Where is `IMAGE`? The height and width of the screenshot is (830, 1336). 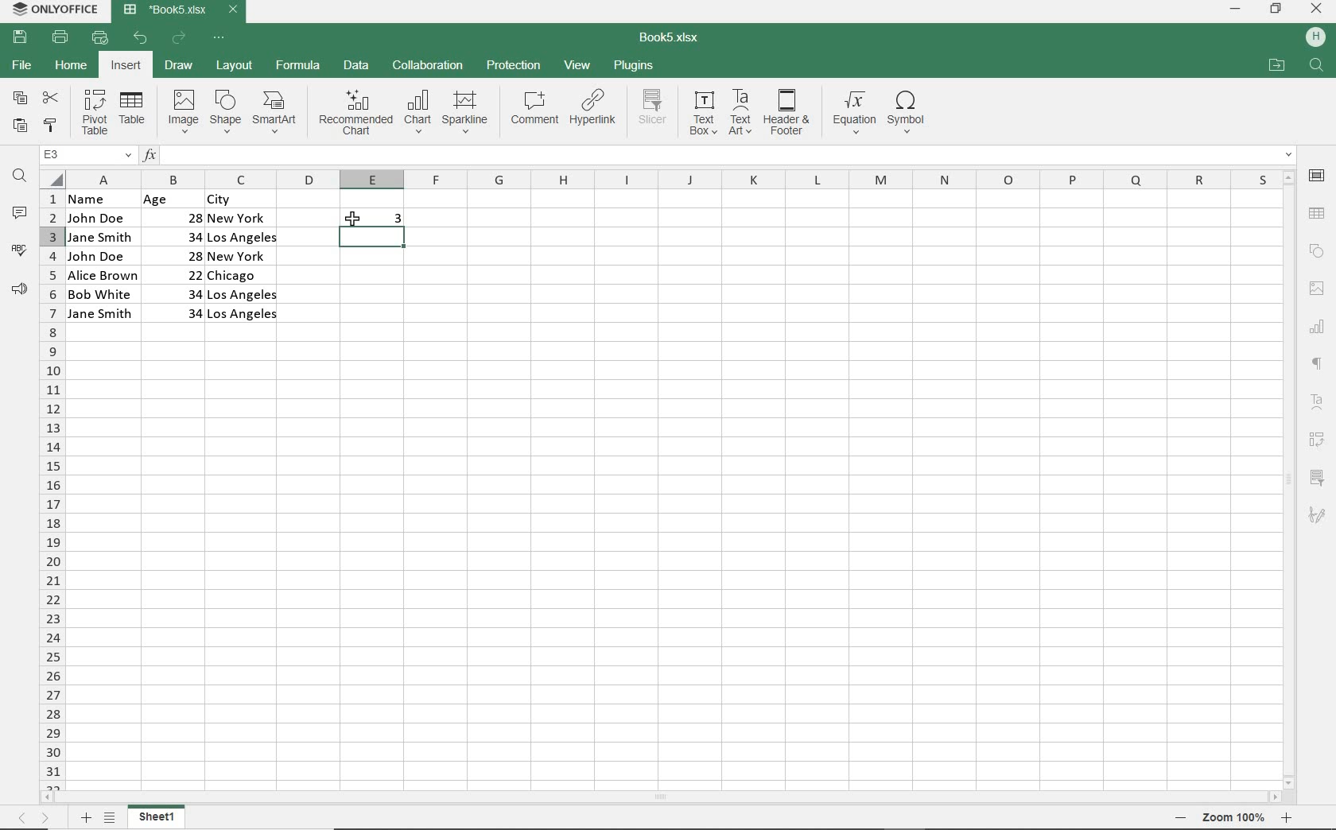
IMAGE is located at coordinates (1317, 289).